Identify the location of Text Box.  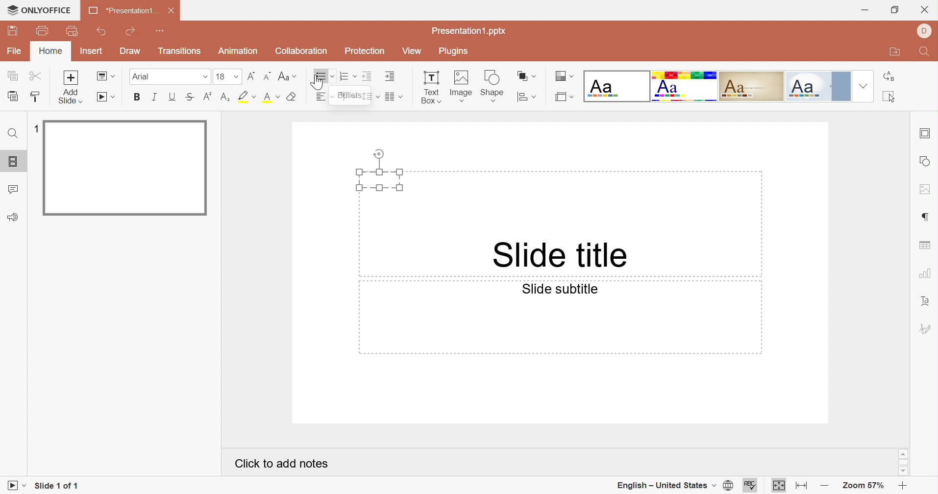
(428, 88).